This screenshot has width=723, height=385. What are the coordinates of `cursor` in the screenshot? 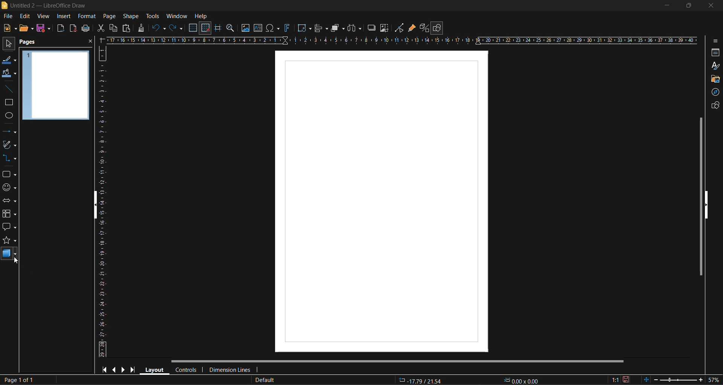 It's located at (16, 262).